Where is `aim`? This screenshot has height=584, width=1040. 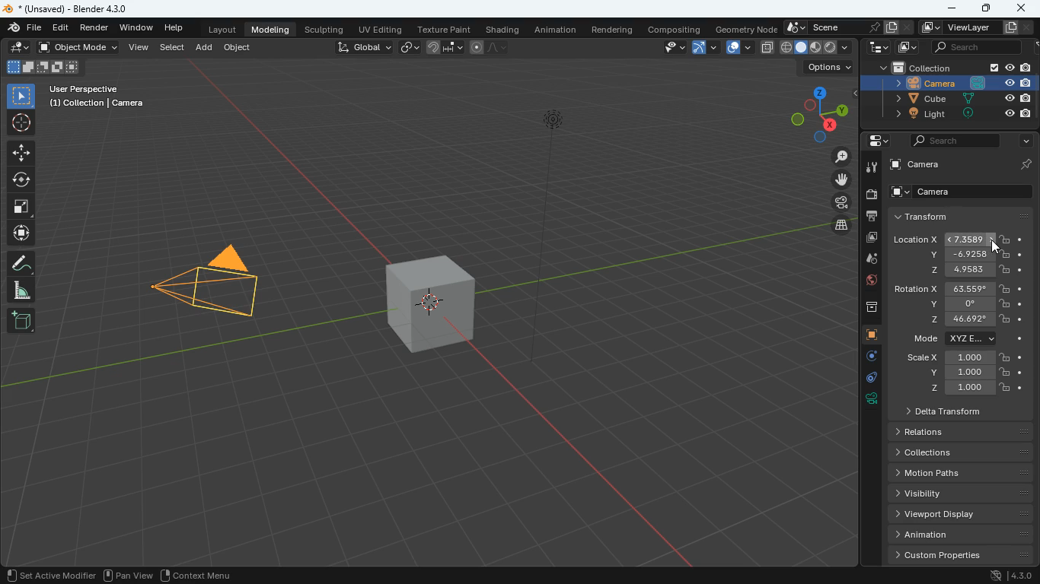 aim is located at coordinates (24, 122).